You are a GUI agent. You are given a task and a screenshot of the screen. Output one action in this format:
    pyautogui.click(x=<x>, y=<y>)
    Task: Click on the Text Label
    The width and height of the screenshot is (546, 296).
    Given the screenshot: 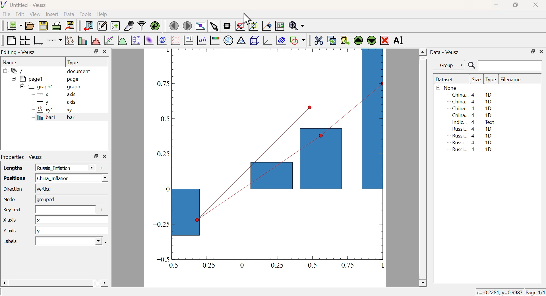 What is the action you would take?
    pyautogui.click(x=202, y=41)
    